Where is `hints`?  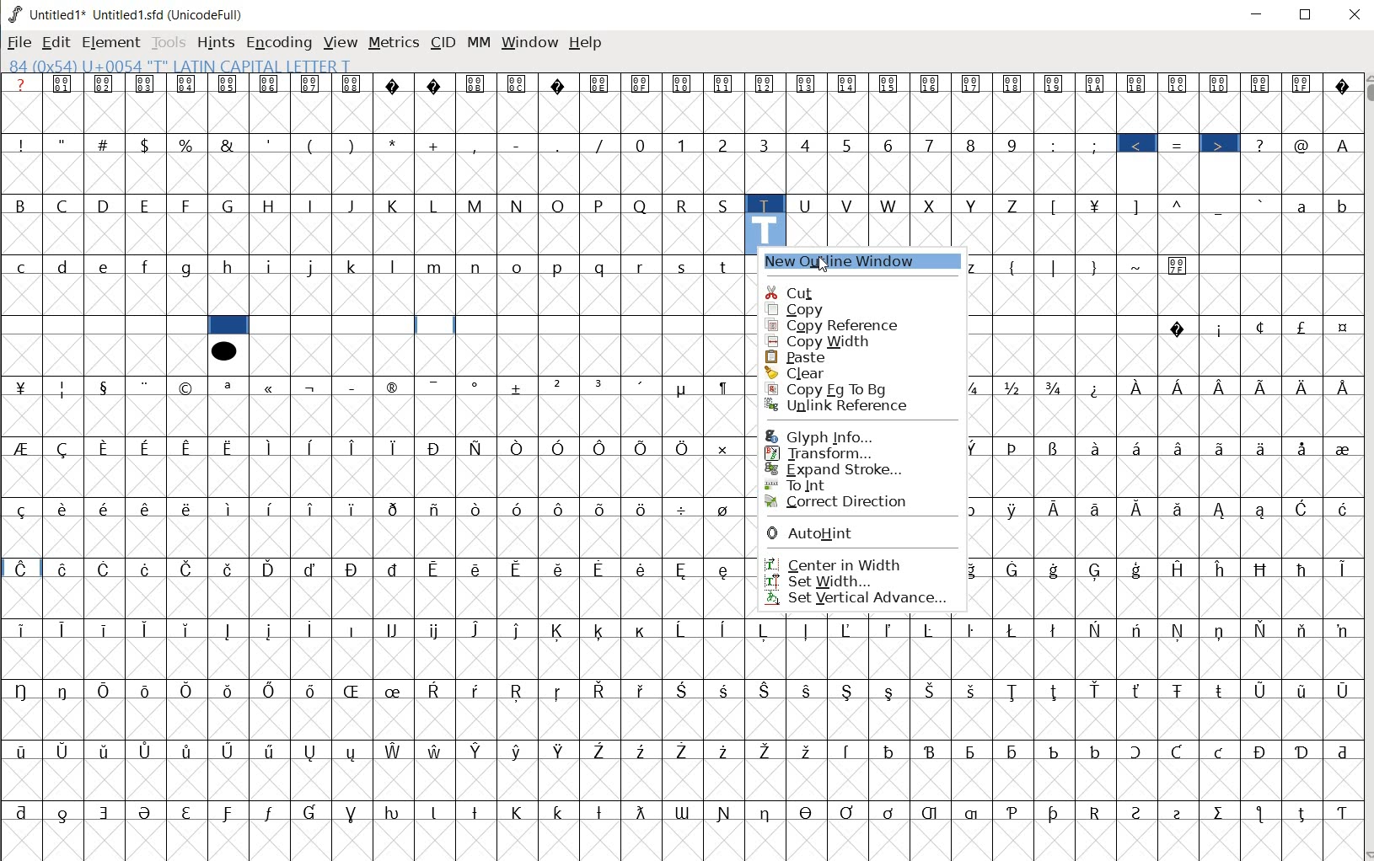 hints is located at coordinates (216, 42).